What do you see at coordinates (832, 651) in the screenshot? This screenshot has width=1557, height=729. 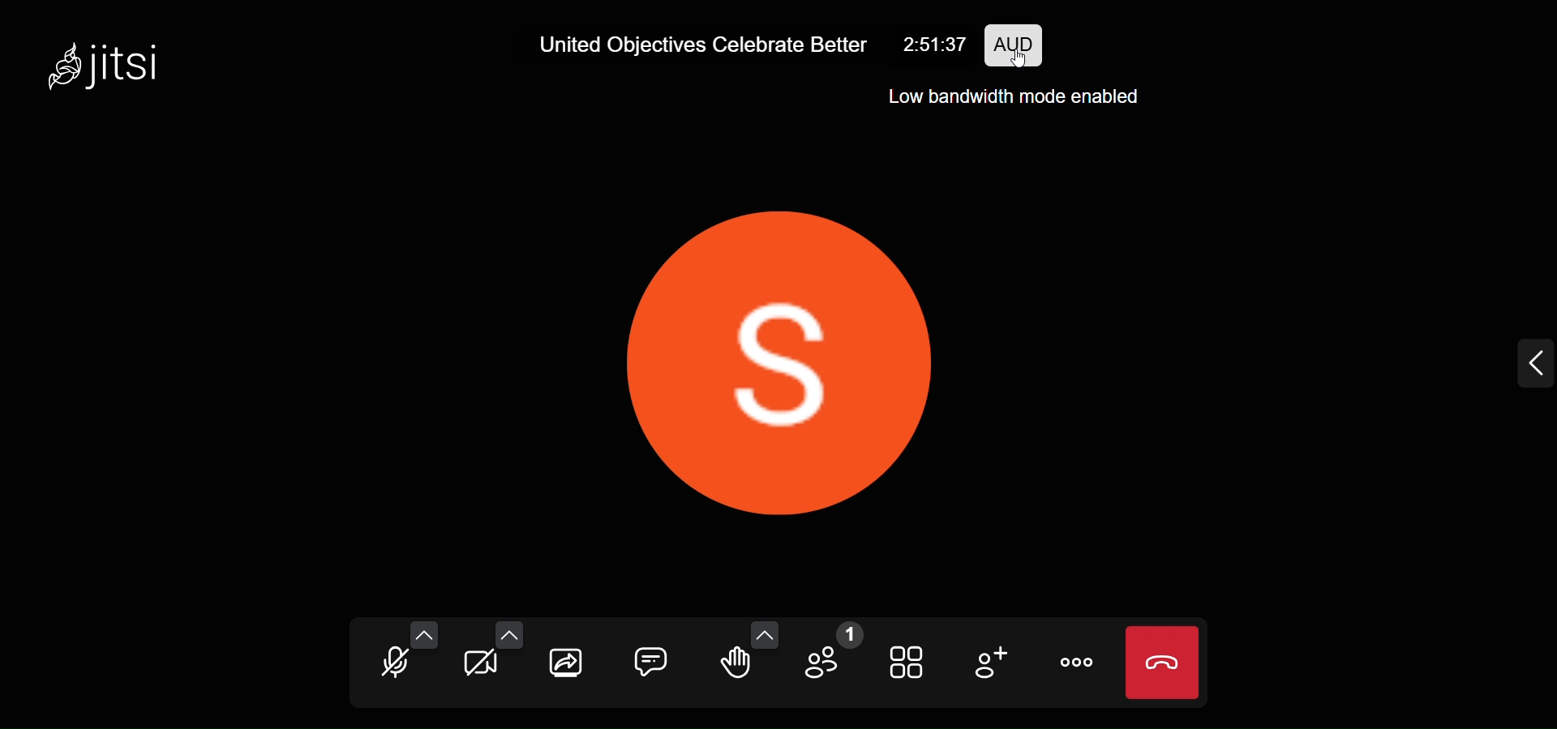 I see `participants` at bounding box center [832, 651].